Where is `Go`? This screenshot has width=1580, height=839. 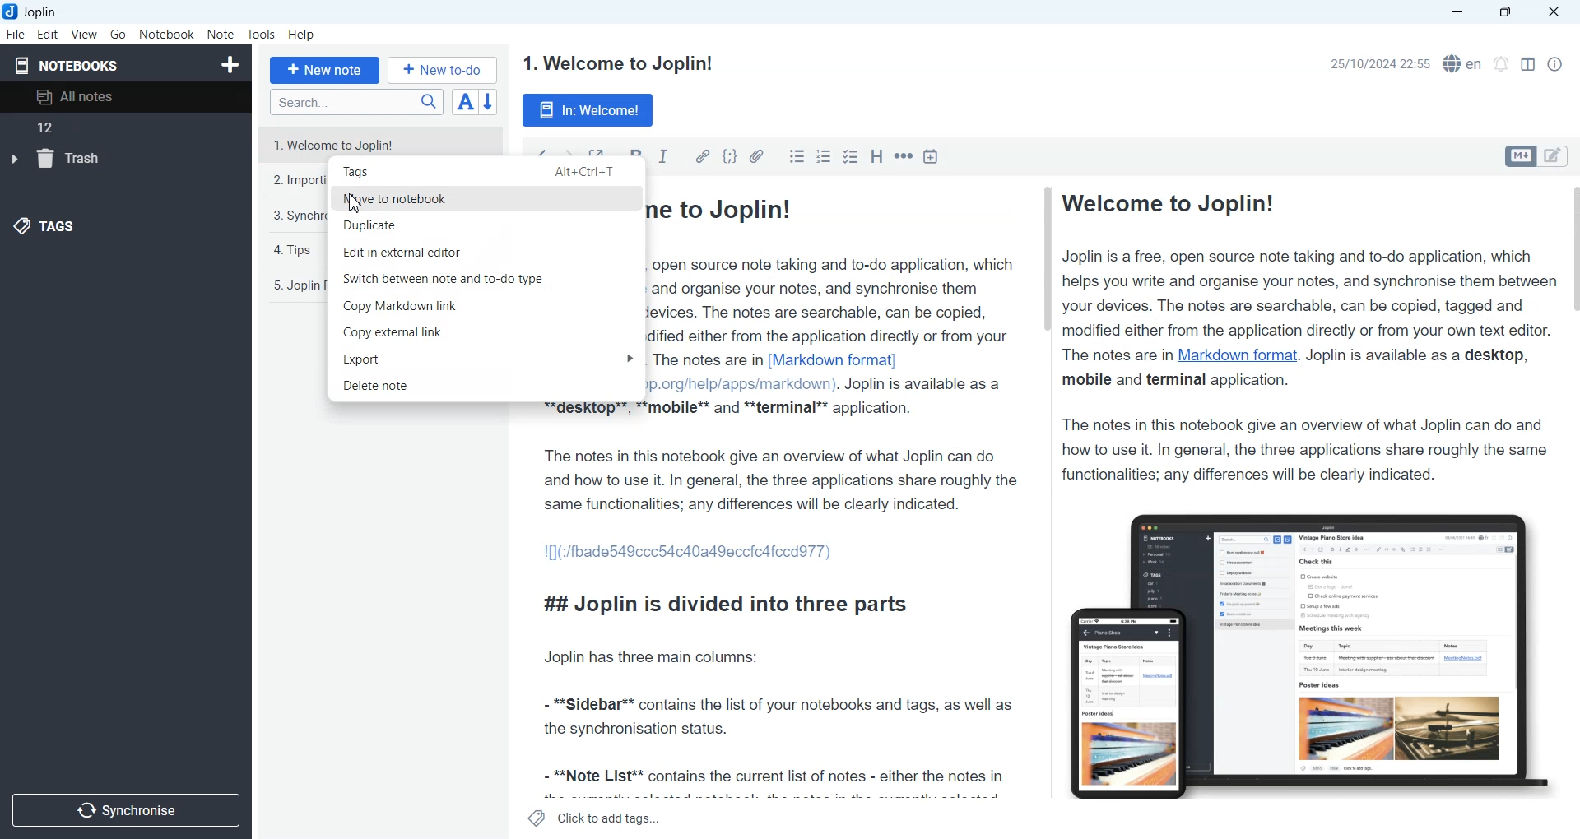 Go is located at coordinates (119, 34).